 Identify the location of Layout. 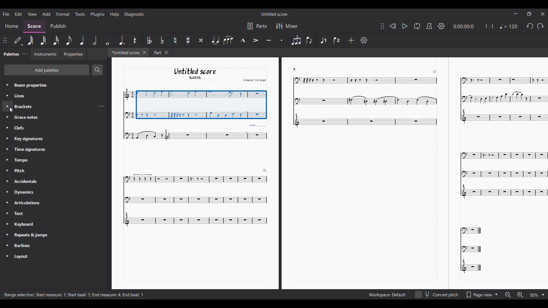
(23, 256).